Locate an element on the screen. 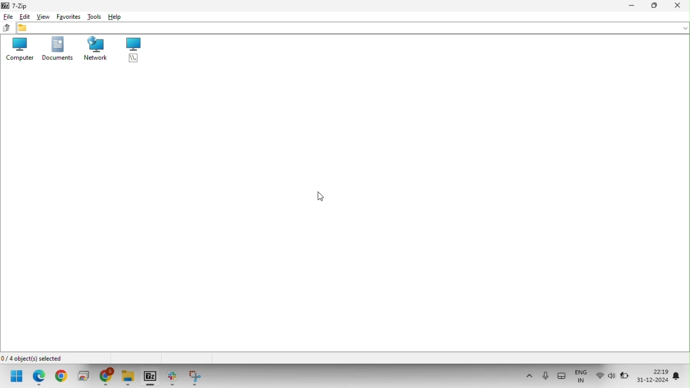  Network is located at coordinates (92, 50).